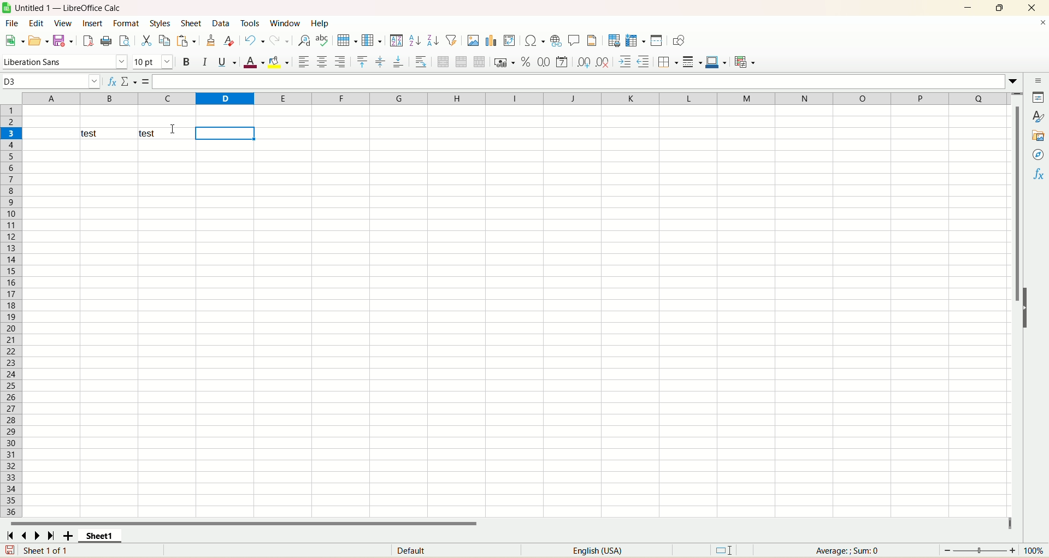 The width and height of the screenshot is (1049, 558). Describe the element at coordinates (462, 62) in the screenshot. I see `merge` at that location.